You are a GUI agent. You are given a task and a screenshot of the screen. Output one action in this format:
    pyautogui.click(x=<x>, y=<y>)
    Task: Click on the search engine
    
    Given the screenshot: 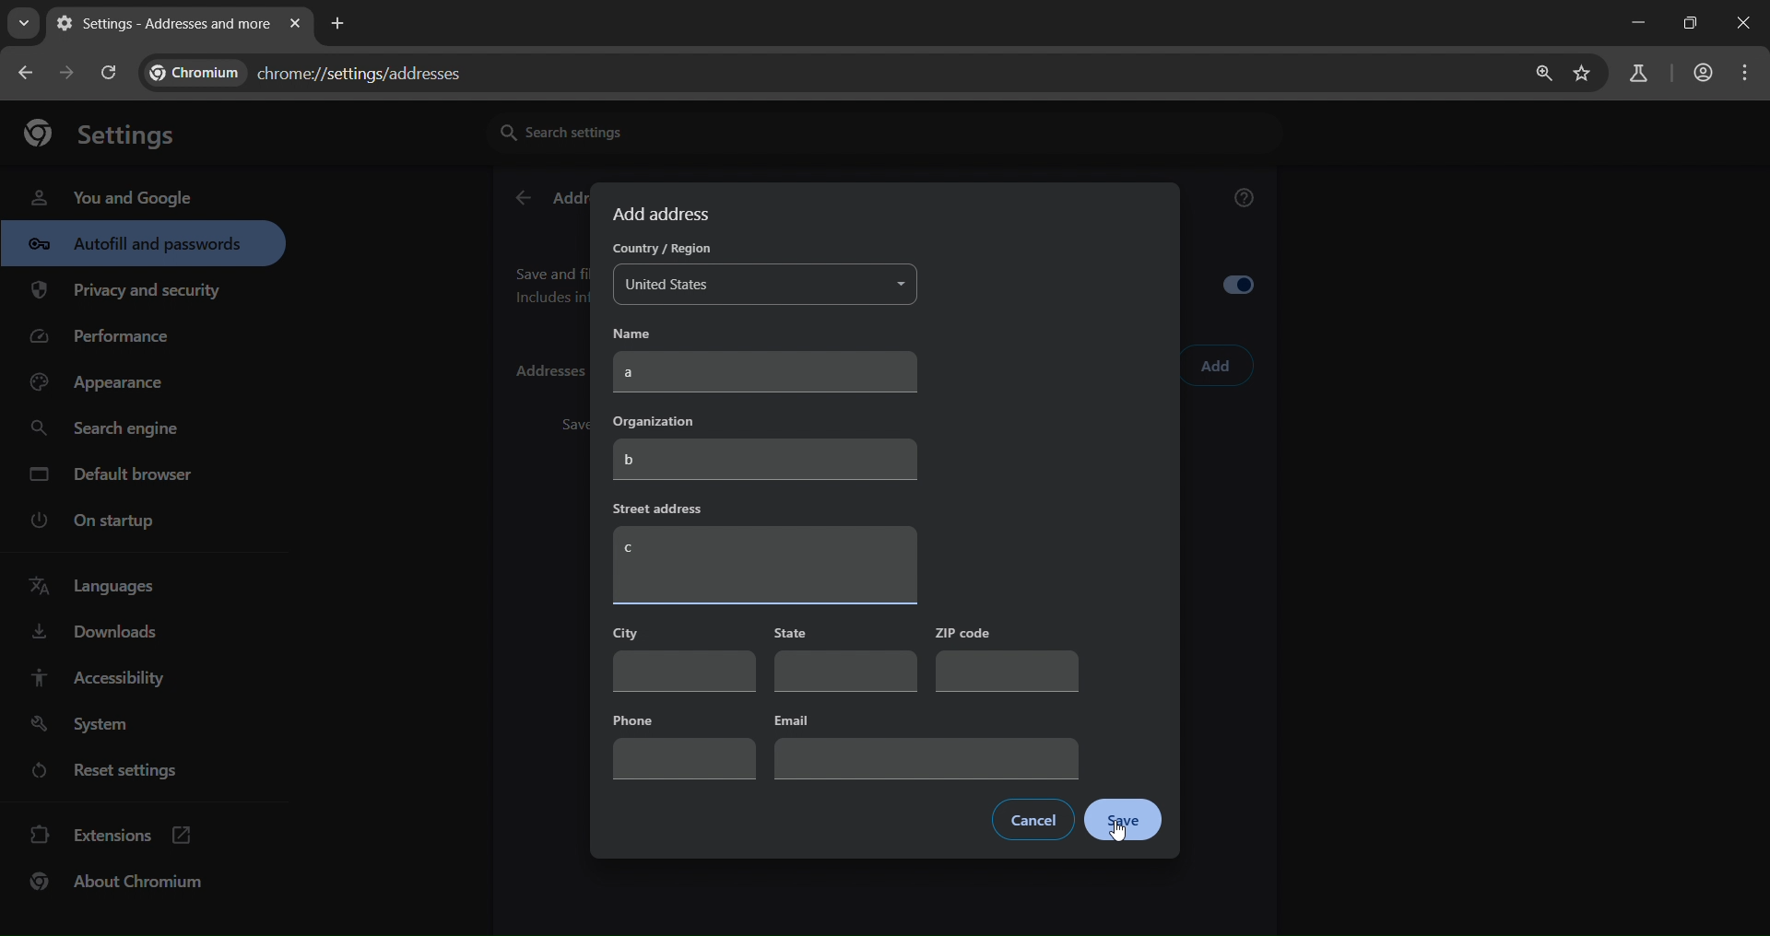 What is the action you would take?
    pyautogui.click(x=110, y=429)
    